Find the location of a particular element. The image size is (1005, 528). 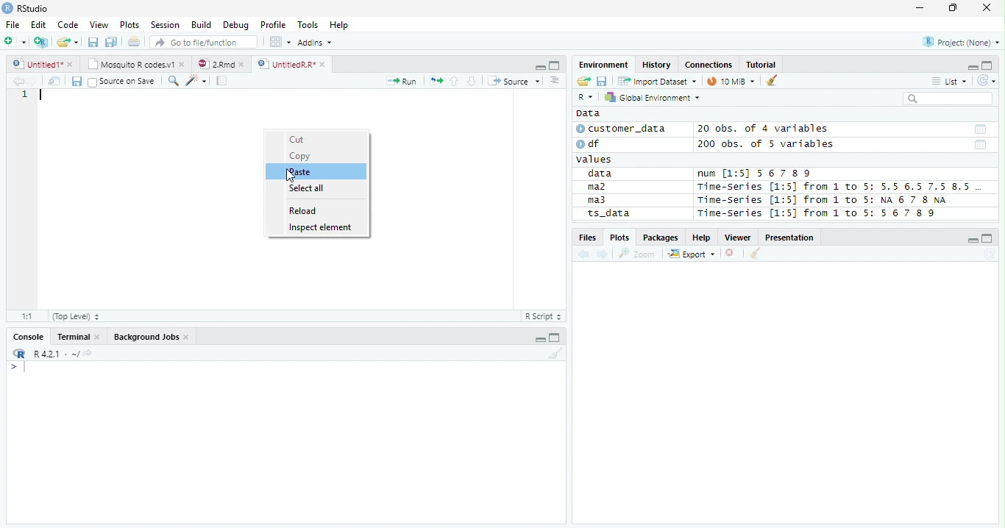

Minimize is located at coordinates (541, 338).